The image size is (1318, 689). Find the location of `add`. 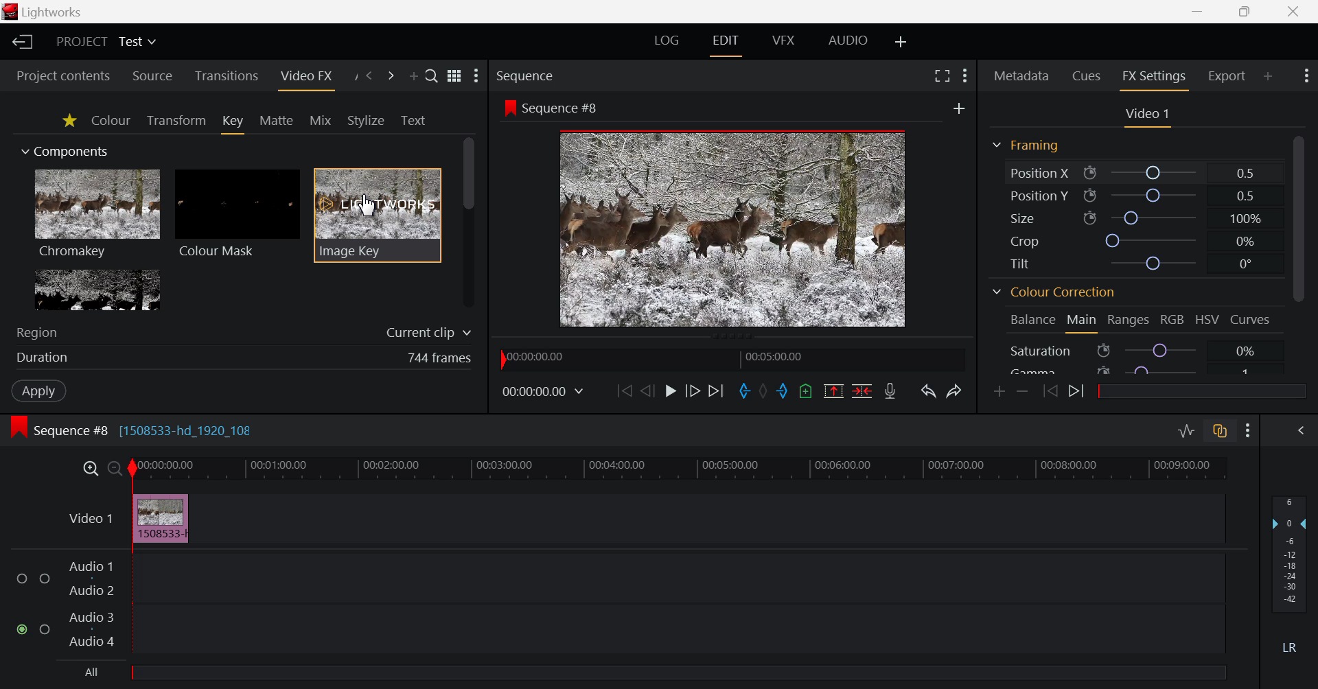

add is located at coordinates (958, 110).